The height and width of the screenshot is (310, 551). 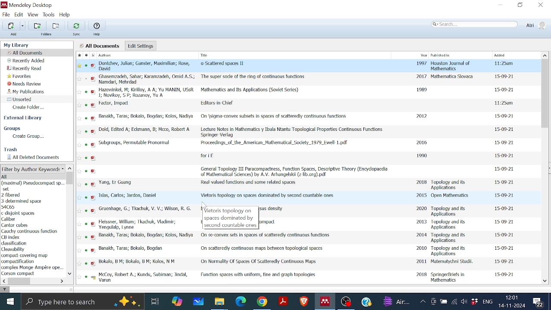 What do you see at coordinates (441, 55) in the screenshot?
I see `Published in` at bounding box center [441, 55].